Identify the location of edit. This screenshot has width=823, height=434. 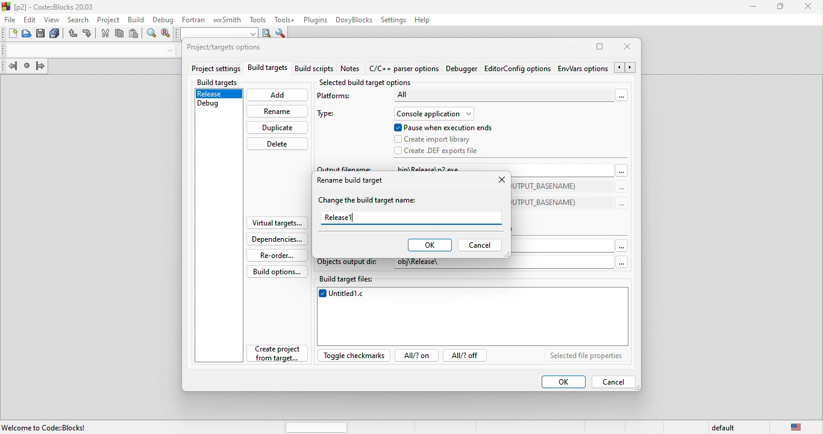
(30, 19).